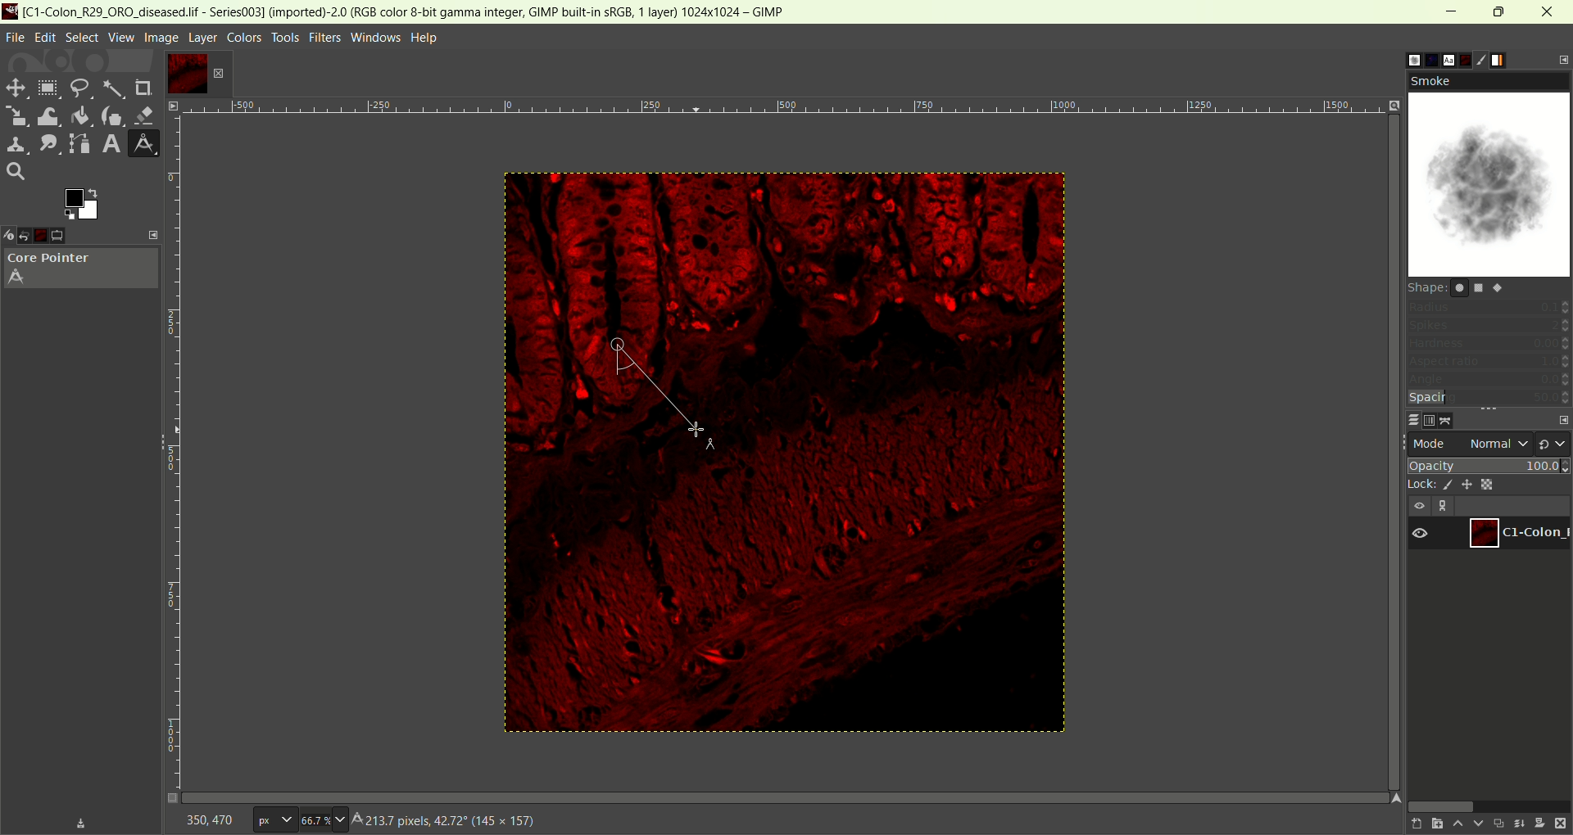  Describe the element at coordinates (79, 115) in the screenshot. I see `color bucket` at that location.